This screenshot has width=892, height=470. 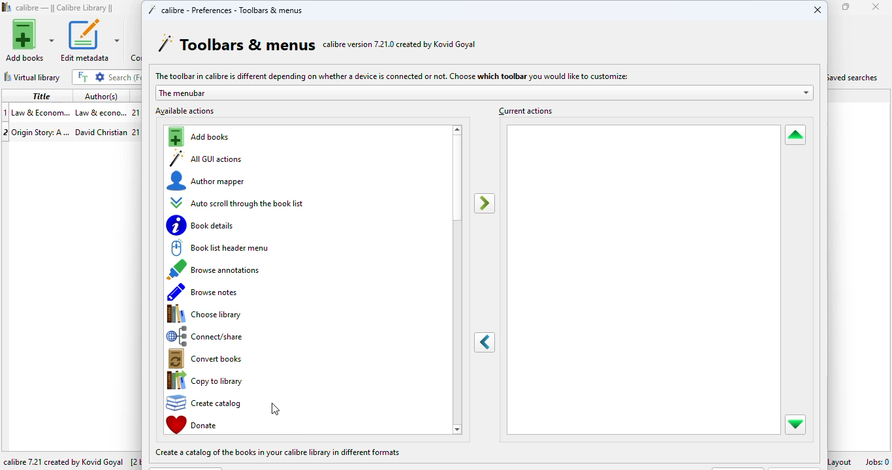 What do you see at coordinates (82, 76) in the screenshot?
I see `full text search` at bounding box center [82, 76].